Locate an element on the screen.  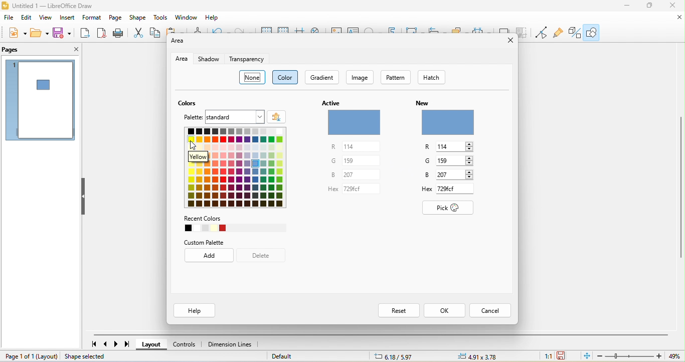
new is located at coordinates (448, 117).